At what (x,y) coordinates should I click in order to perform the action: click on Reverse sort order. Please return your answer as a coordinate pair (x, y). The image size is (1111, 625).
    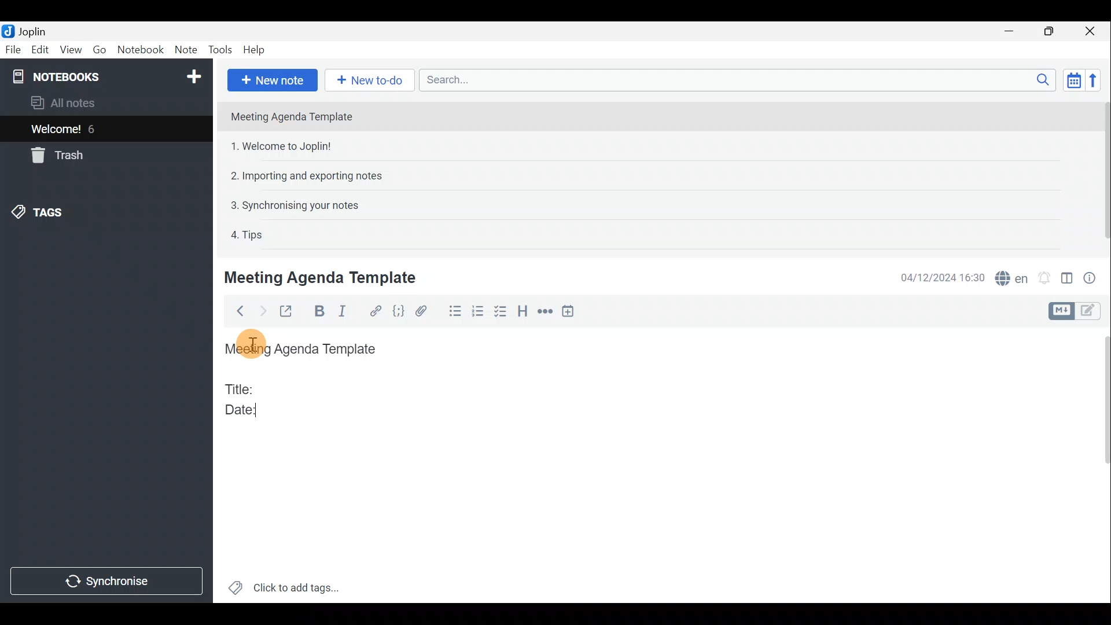
    Looking at the image, I should click on (1094, 80).